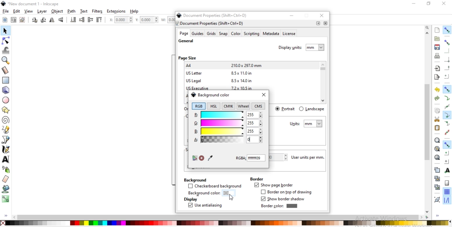 The width and height of the screenshot is (452, 227). What do you see at coordinates (6, 139) in the screenshot?
I see `draw bezier curves and straight lines` at bounding box center [6, 139].